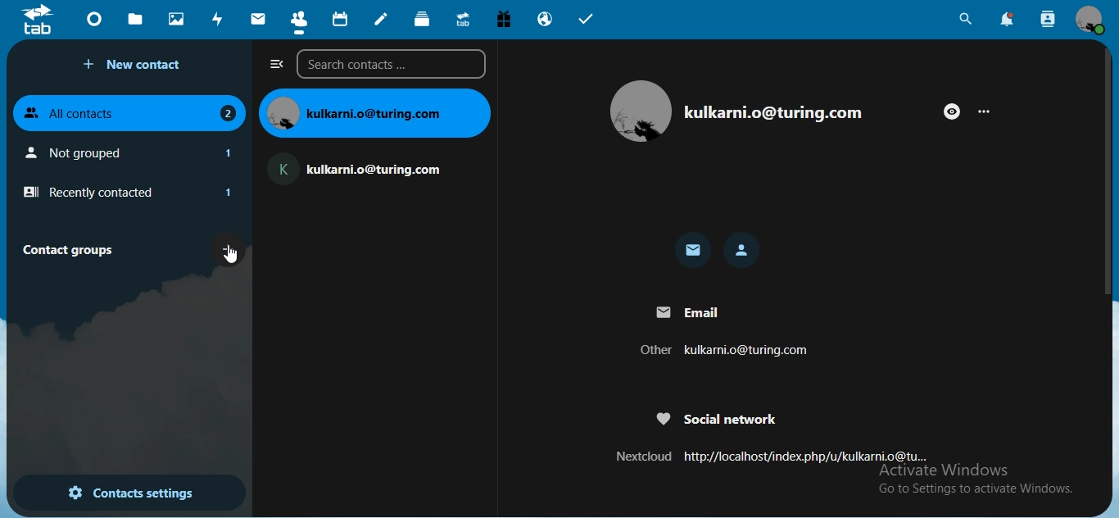  Describe the element at coordinates (720, 352) in the screenshot. I see `Other kulkamni.o@turing.com` at that location.